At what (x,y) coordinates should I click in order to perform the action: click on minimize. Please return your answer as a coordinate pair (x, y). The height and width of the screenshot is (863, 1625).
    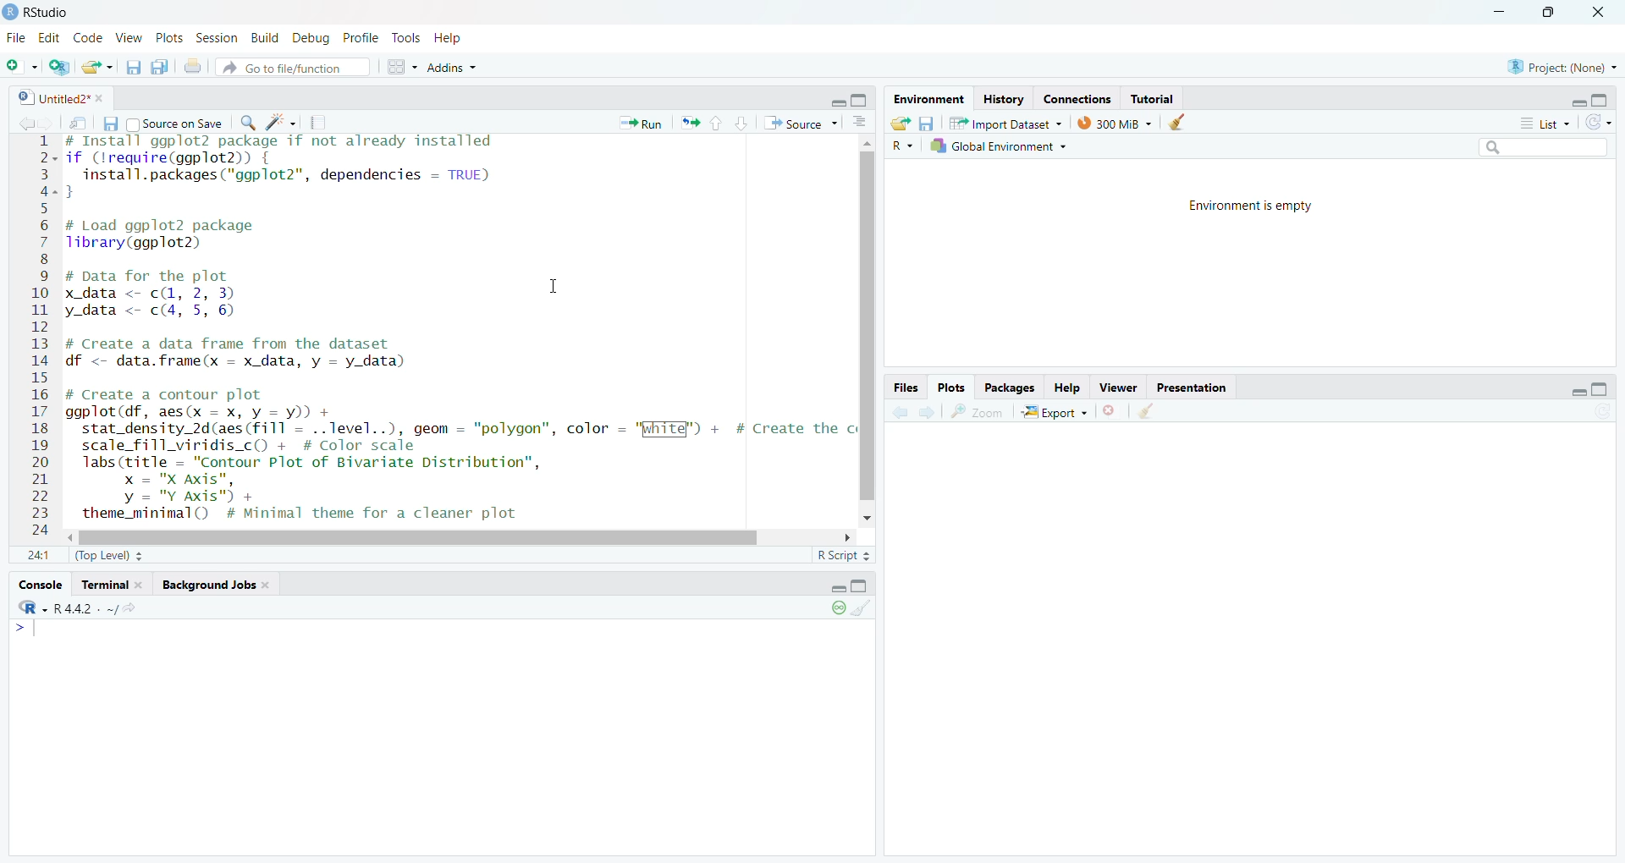
    Looking at the image, I should click on (1502, 14).